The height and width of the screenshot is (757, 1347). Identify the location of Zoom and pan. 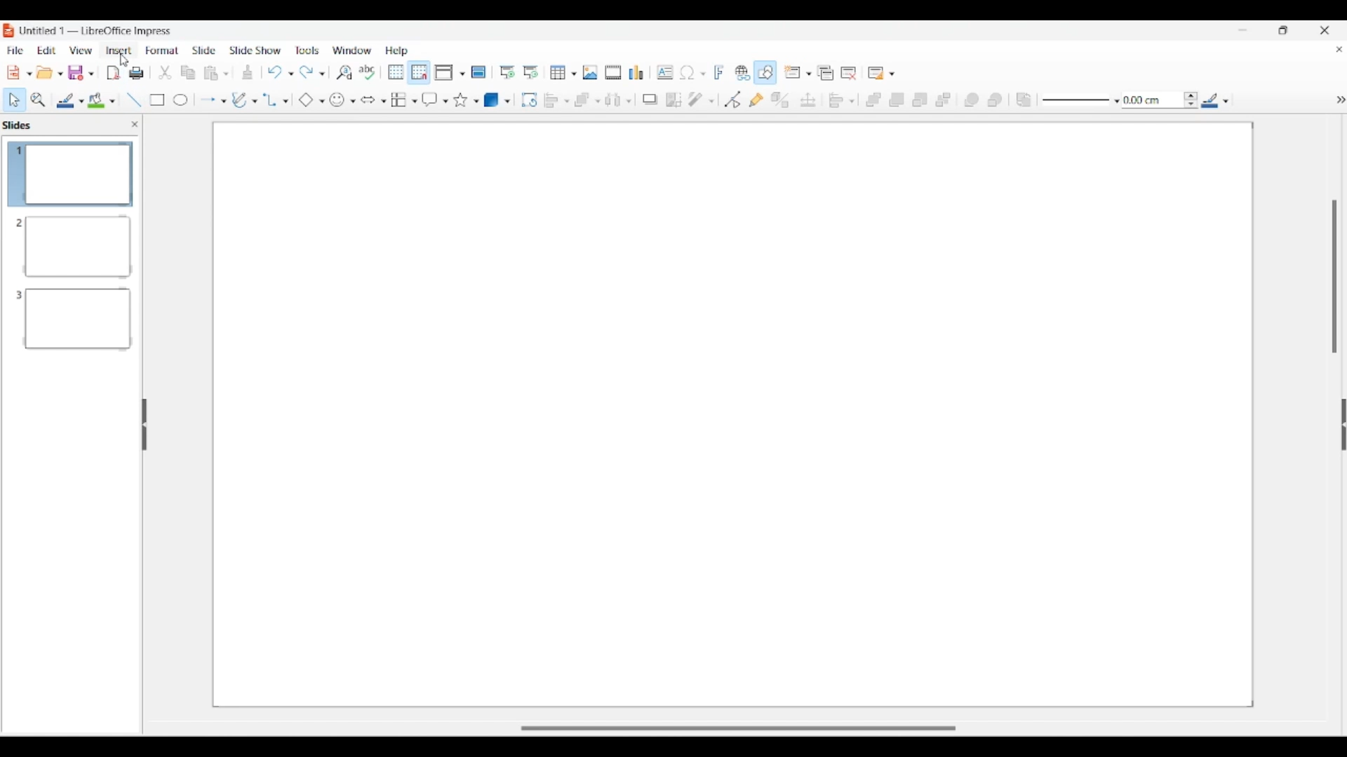
(39, 100).